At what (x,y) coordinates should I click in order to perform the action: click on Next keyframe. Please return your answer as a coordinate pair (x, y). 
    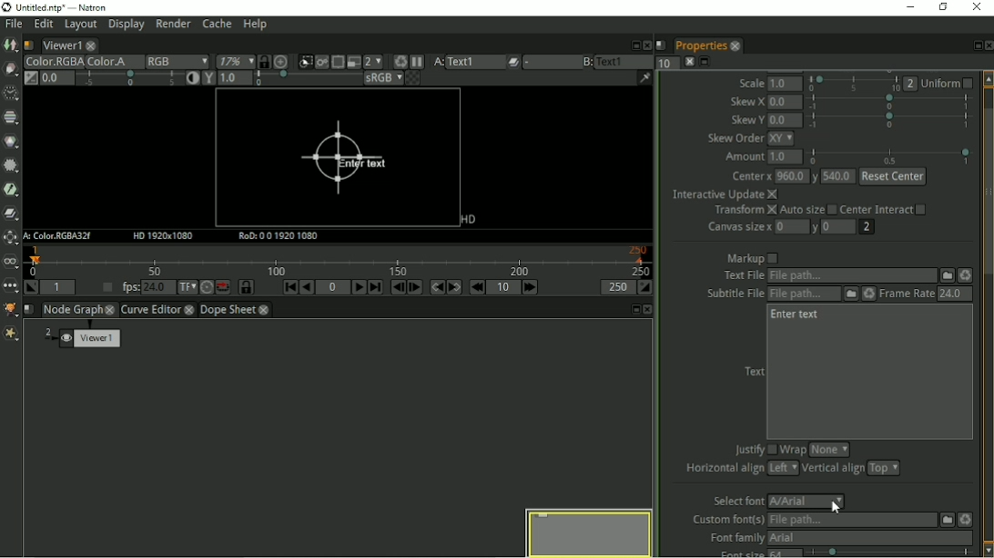
    Looking at the image, I should click on (455, 287).